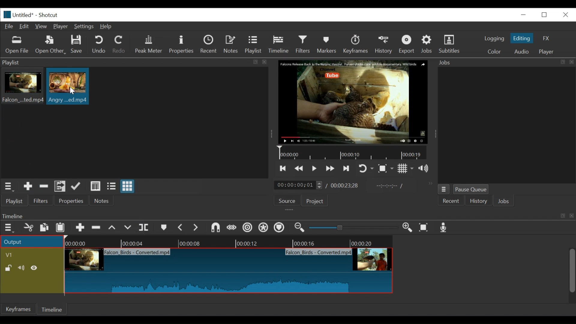 The image size is (576, 324). Describe the element at coordinates (285, 202) in the screenshot. I see `Source` at that location.